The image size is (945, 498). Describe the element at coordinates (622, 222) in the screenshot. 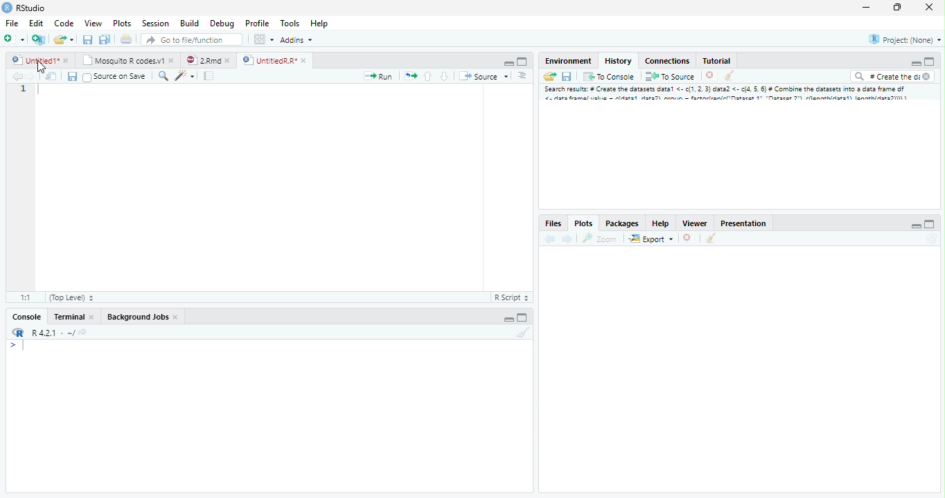

I see `Packages` at that location.